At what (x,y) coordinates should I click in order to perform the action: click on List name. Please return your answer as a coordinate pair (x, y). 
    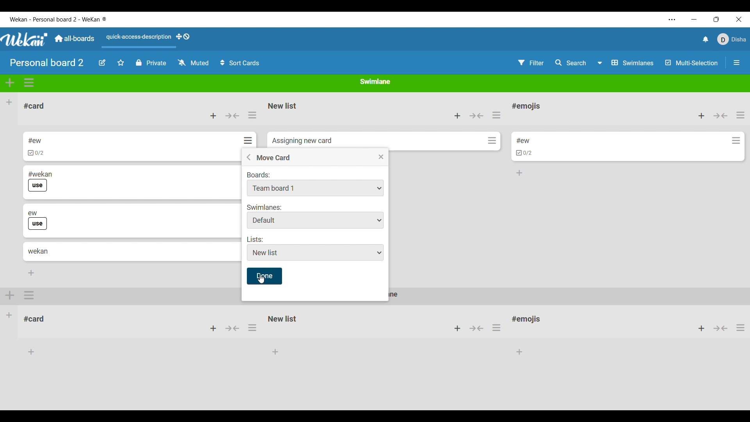
    Looking at the image, I should click on (526, 107).